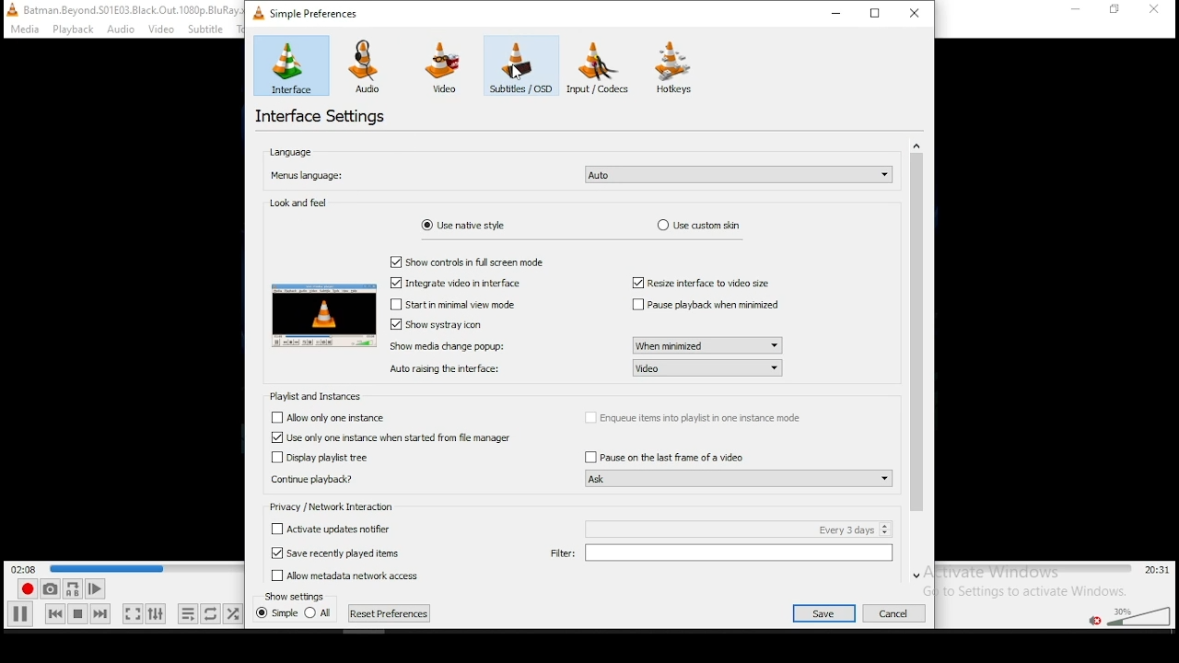 The height and width of the screenshot is (663, 1179). What do you see at coordinates (1075, 13) in the screenshot?
I see `` at bounding box center [1075, 13].